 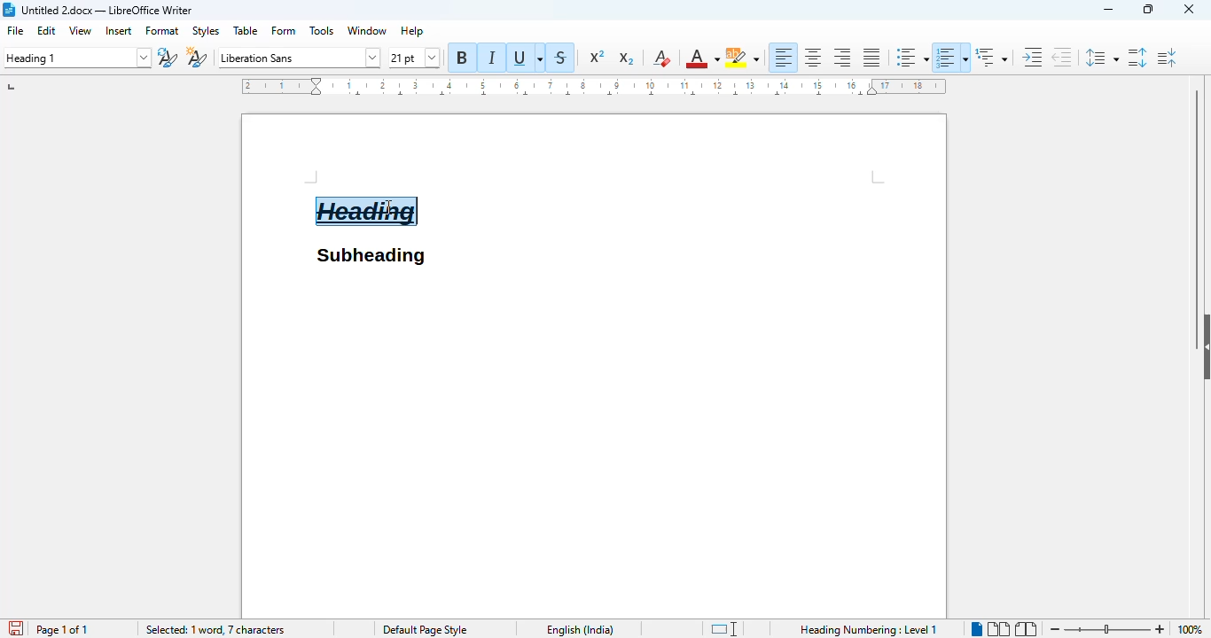 I want to click on table, so click(x=246, y=30).